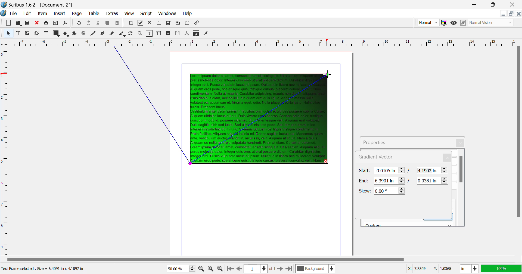 The image size is (522, 274). What do you see at coordinates (36, 34) in the screenshot?
I see `Render Frame` at bounding box center [36, 34].